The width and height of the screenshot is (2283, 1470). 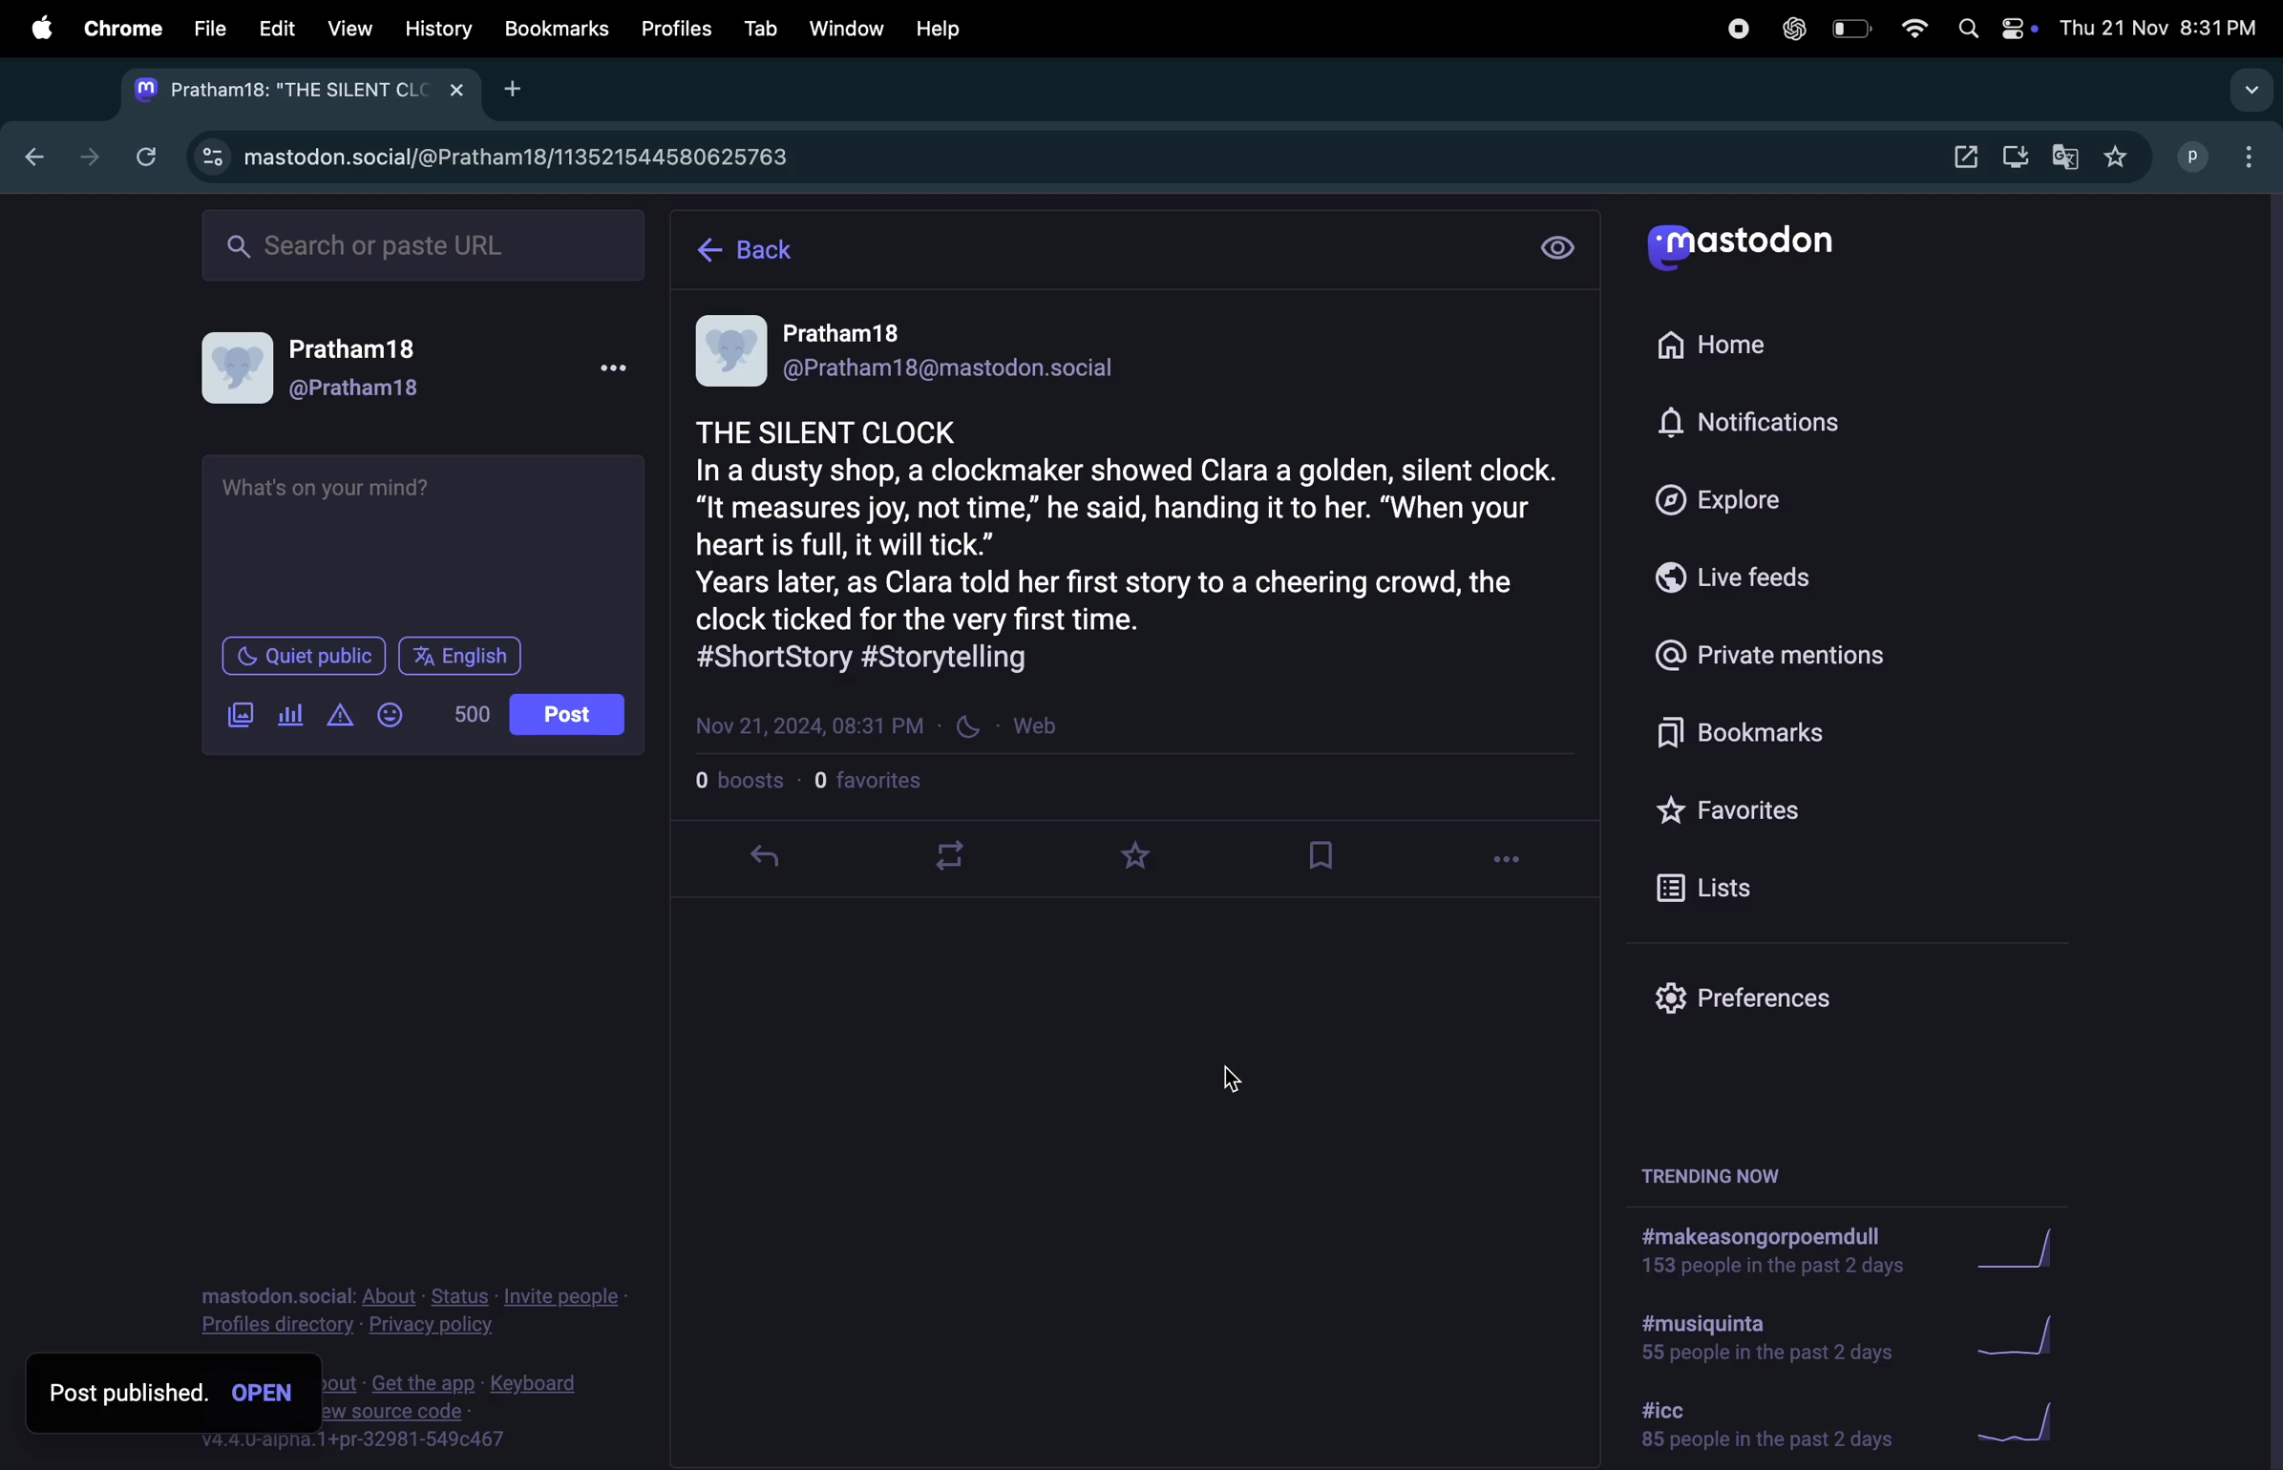 I want to click on web, so click(x=1029, y=724).